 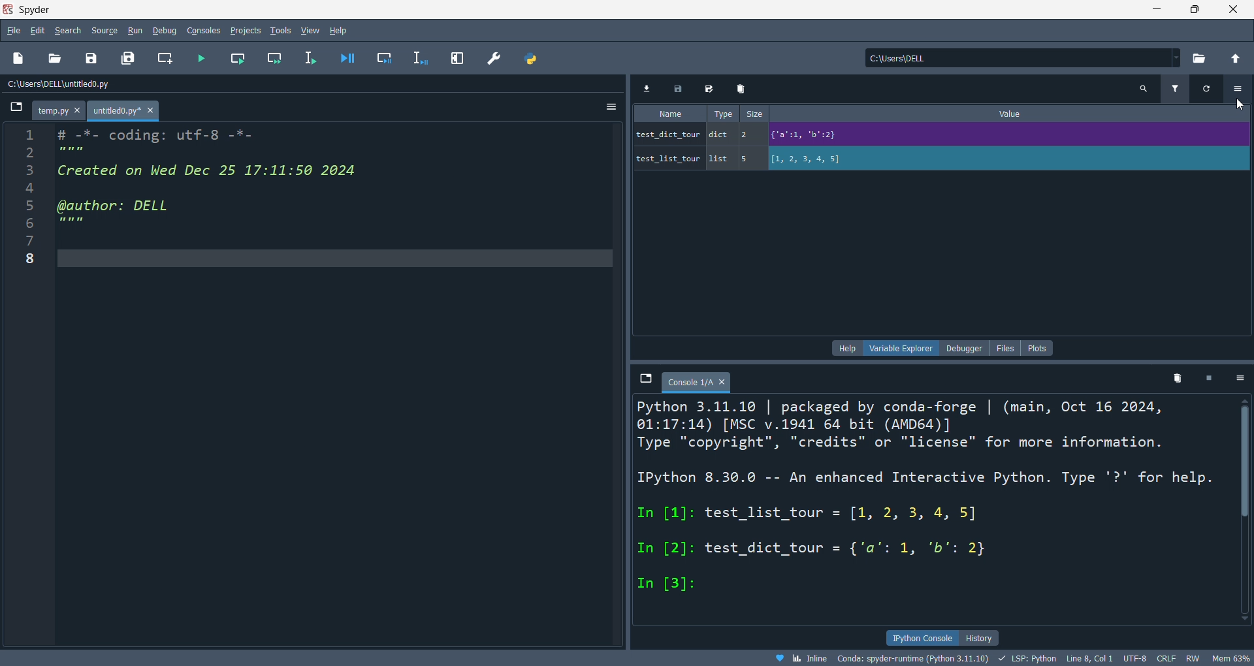 I want to click on options, so click(x=1239, y=377).